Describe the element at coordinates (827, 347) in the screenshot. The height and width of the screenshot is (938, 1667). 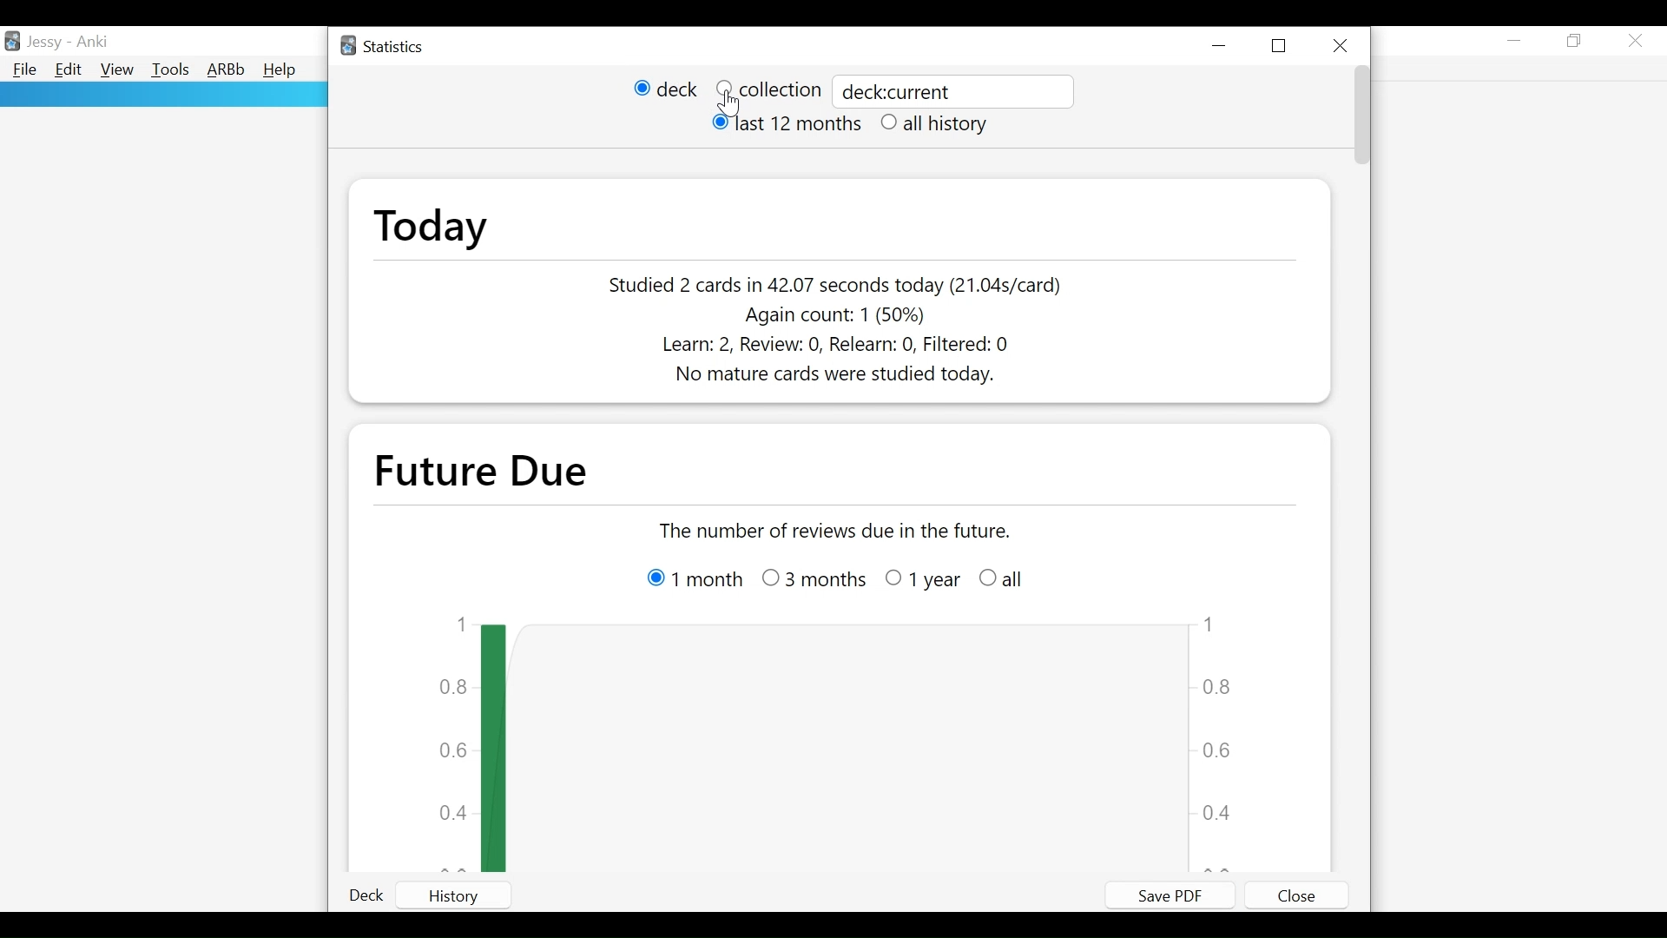
I see `Learn count, Review count, Relearn count, Filtered count` at that location.